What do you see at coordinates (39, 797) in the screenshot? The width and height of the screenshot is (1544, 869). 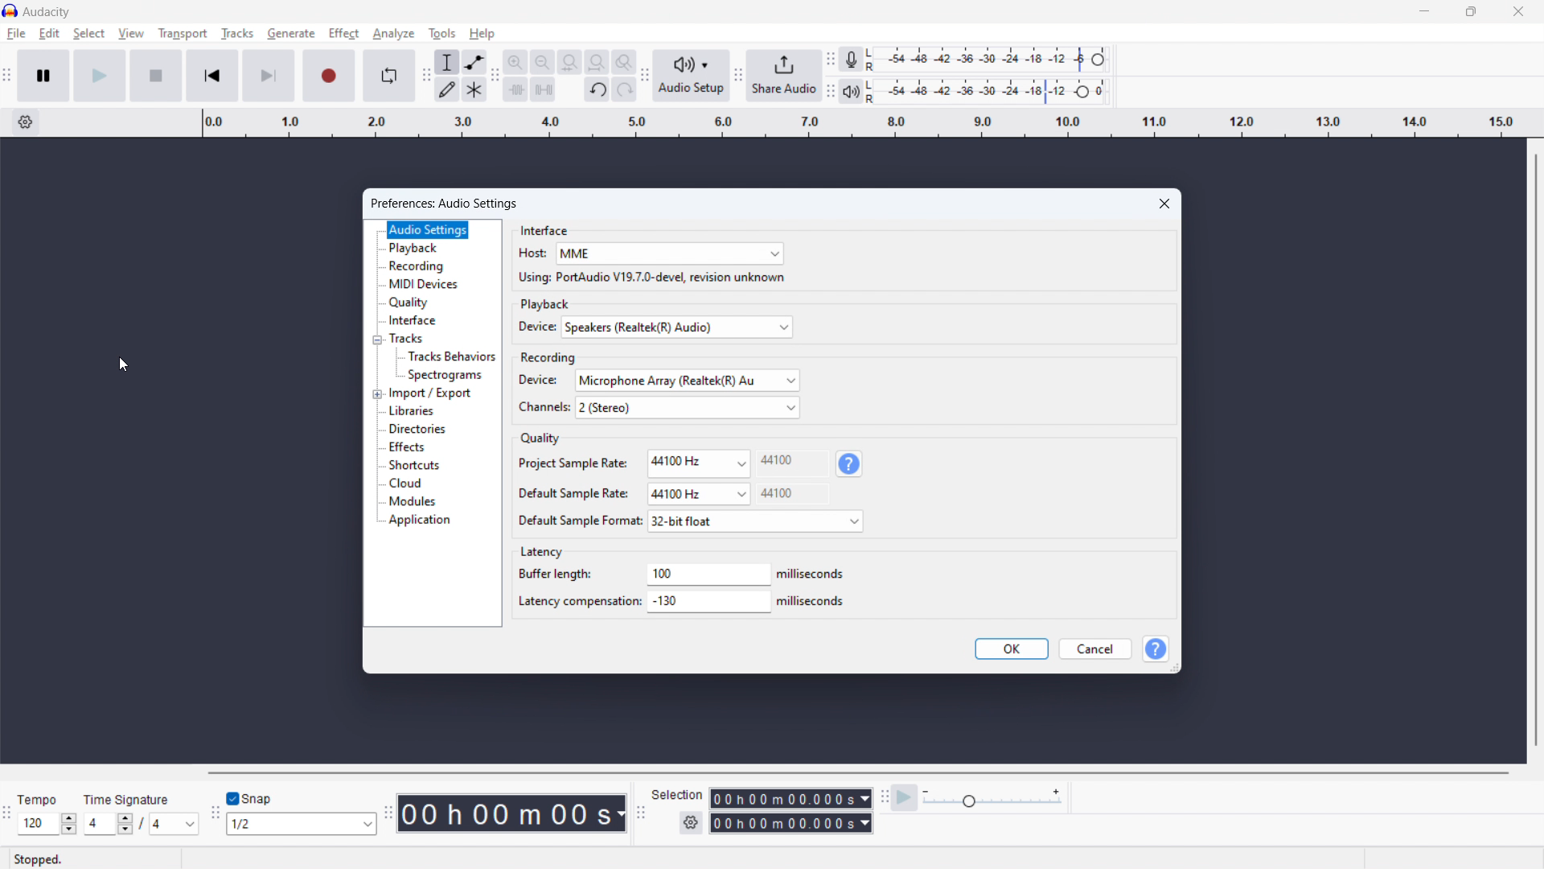 I see `Tempo` at bounding box center [39, 797].